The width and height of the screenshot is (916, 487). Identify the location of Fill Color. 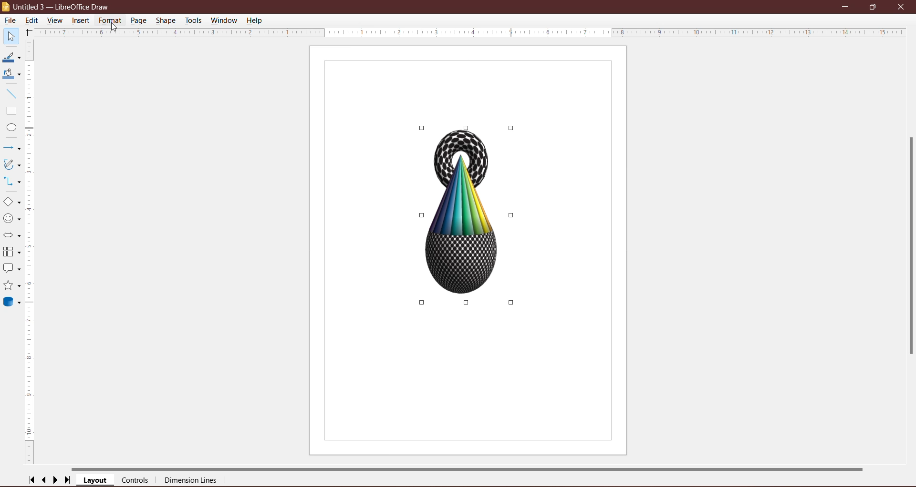
(11, 75).